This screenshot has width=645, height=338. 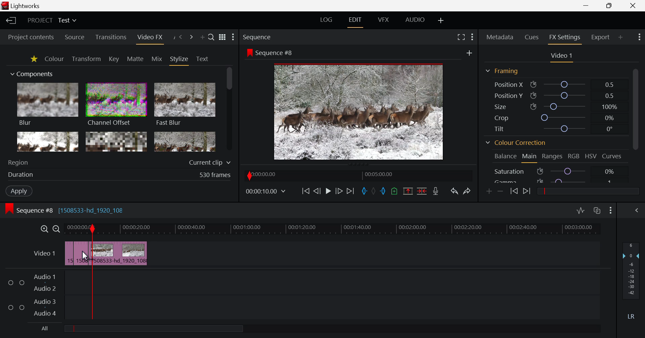 I want to click on First Clip Cut, so click(x=74, y=255).